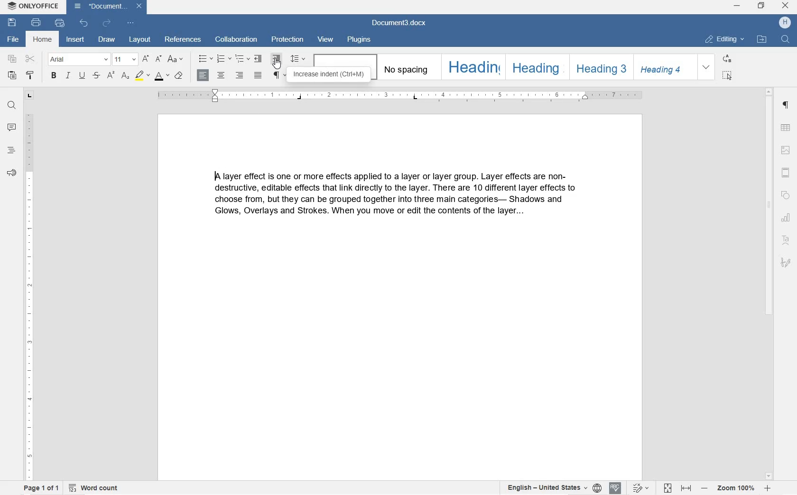 This screenshot has height=495, width=797. I want to click on EFERENCES, so click(183, 39).